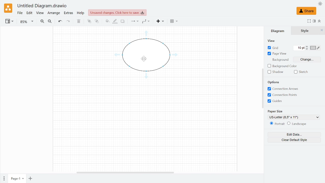 Image resolution: width=325 pixels, height=183 pixels. Describe the element at coordinates (31, 179) in the screenshot. I see `Add page` at that location.